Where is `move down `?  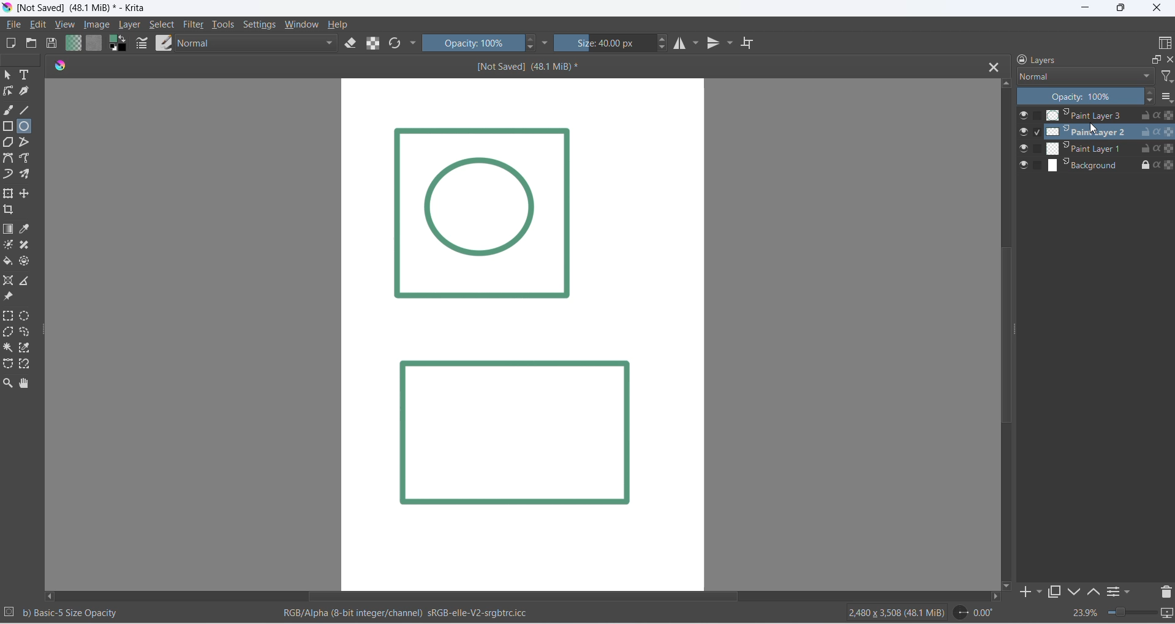 move down  is located at coordinates (1007, 585).